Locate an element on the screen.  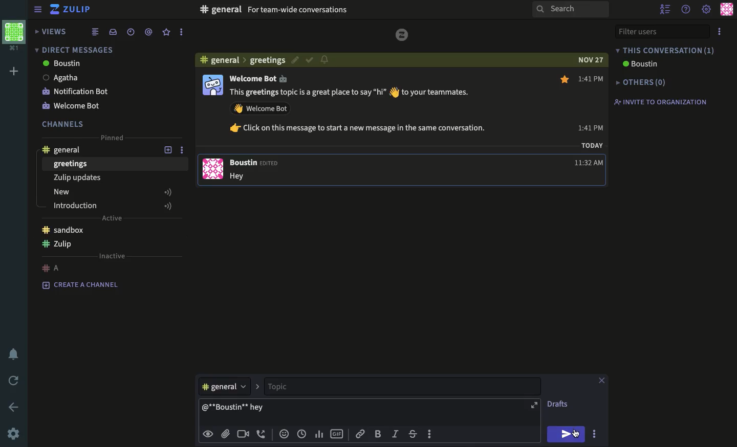
correct is located at coordinates (309, 60).